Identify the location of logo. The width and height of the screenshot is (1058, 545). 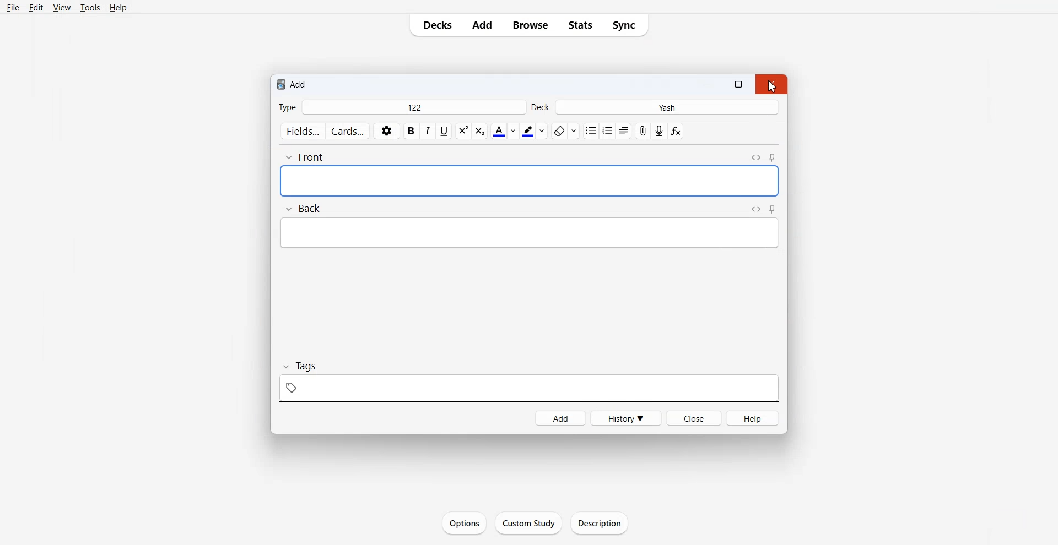
(280, 84).